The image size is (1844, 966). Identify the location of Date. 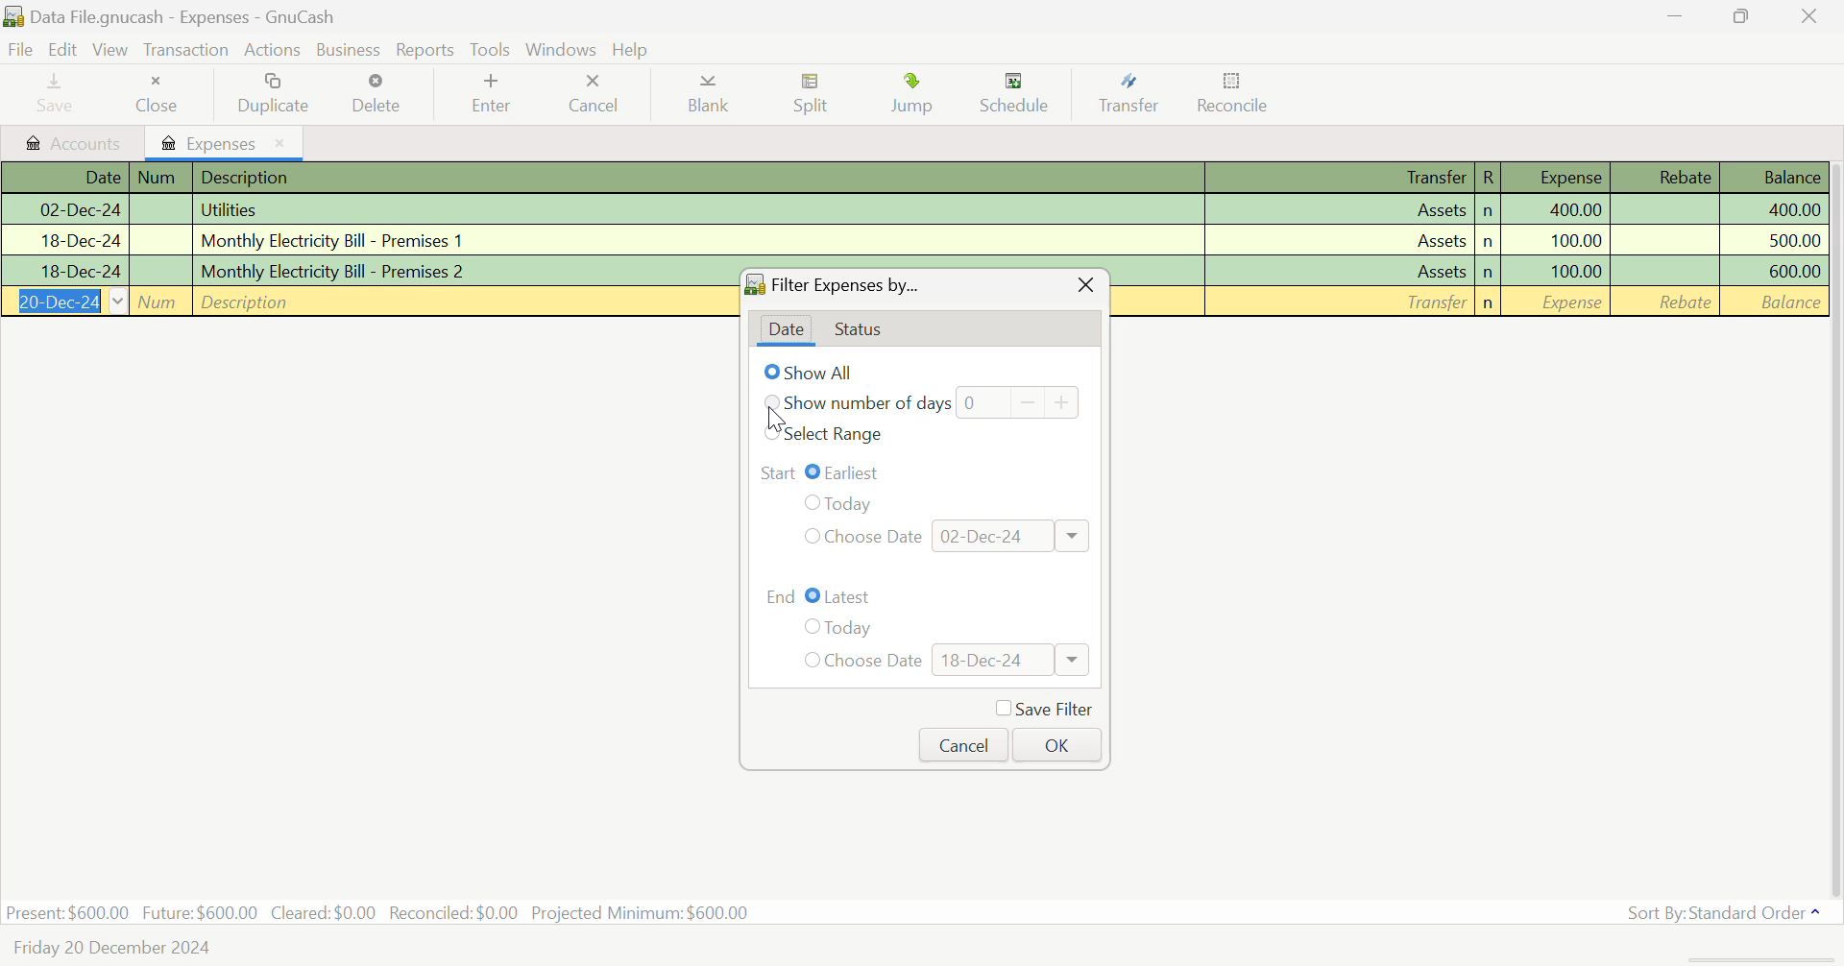
(64, 178).